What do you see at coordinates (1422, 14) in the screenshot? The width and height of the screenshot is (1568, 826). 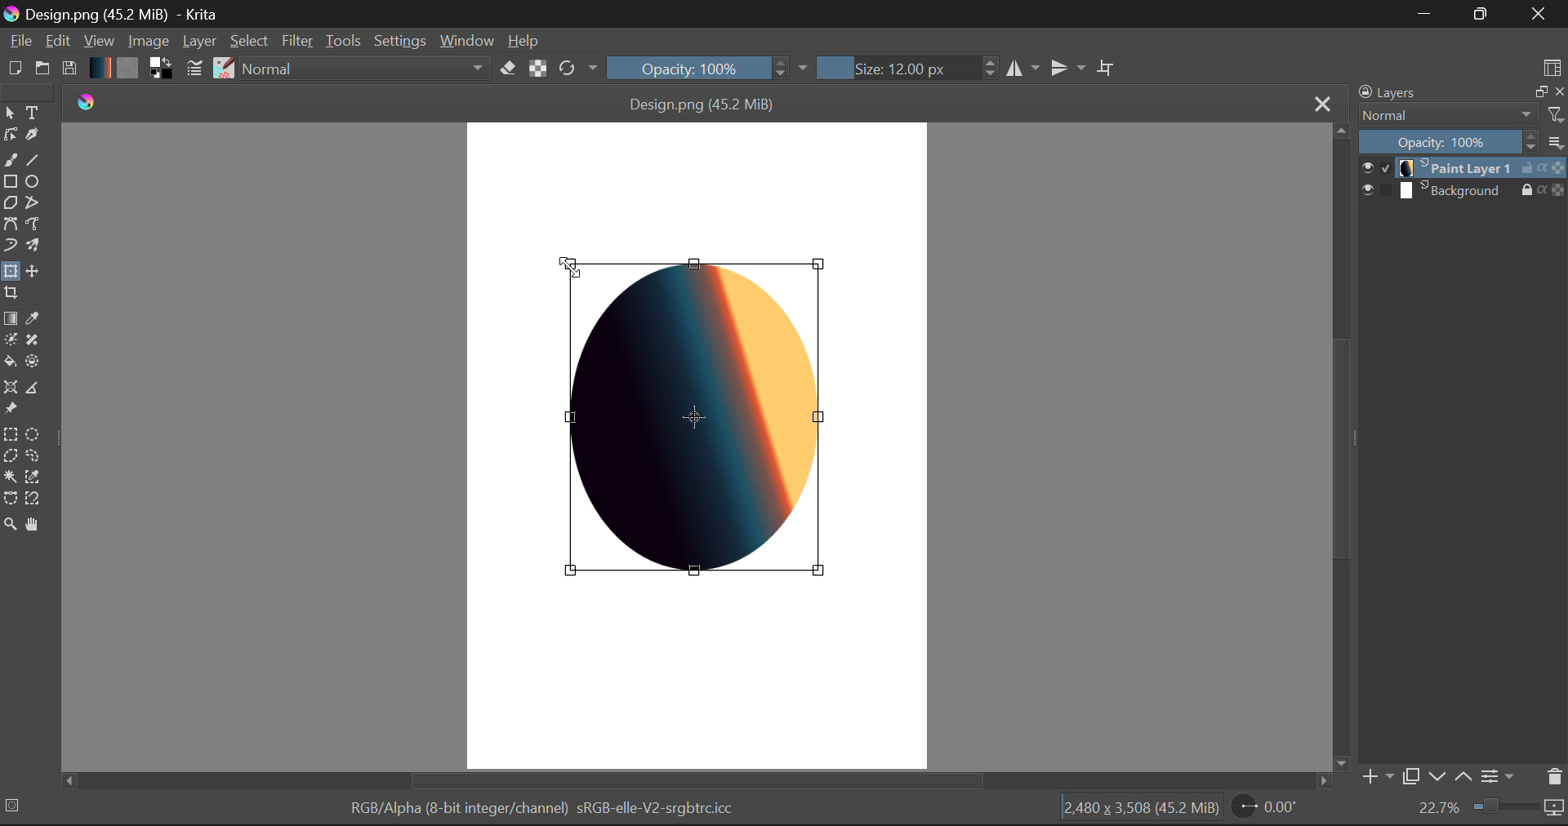 I see `Restore Down` at bounding box center [1422, 14].